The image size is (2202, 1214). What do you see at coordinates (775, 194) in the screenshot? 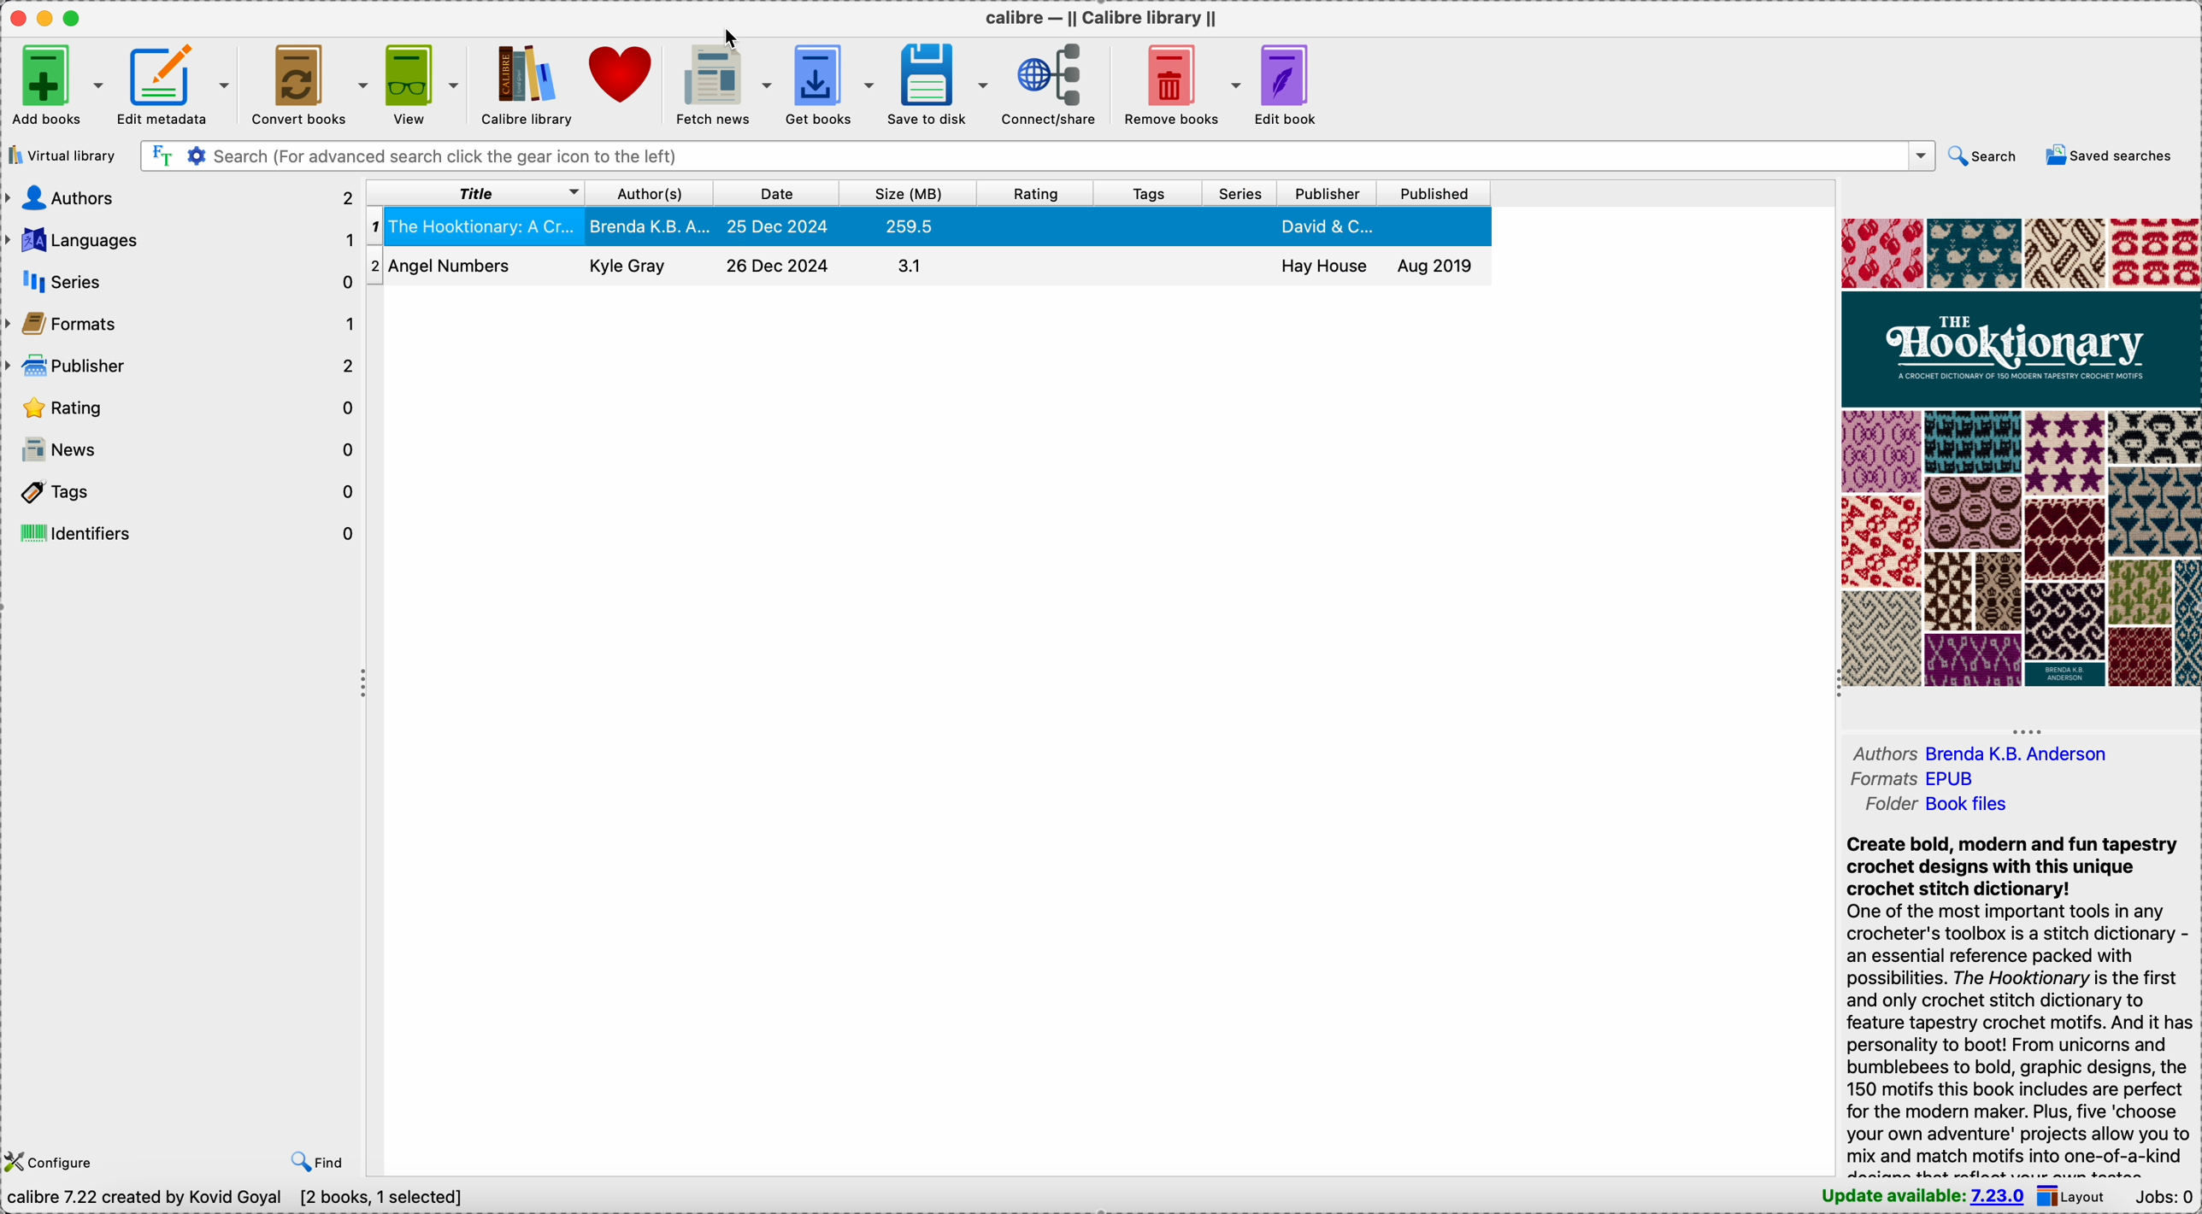
I see `date` at bounding box center [775, 194].